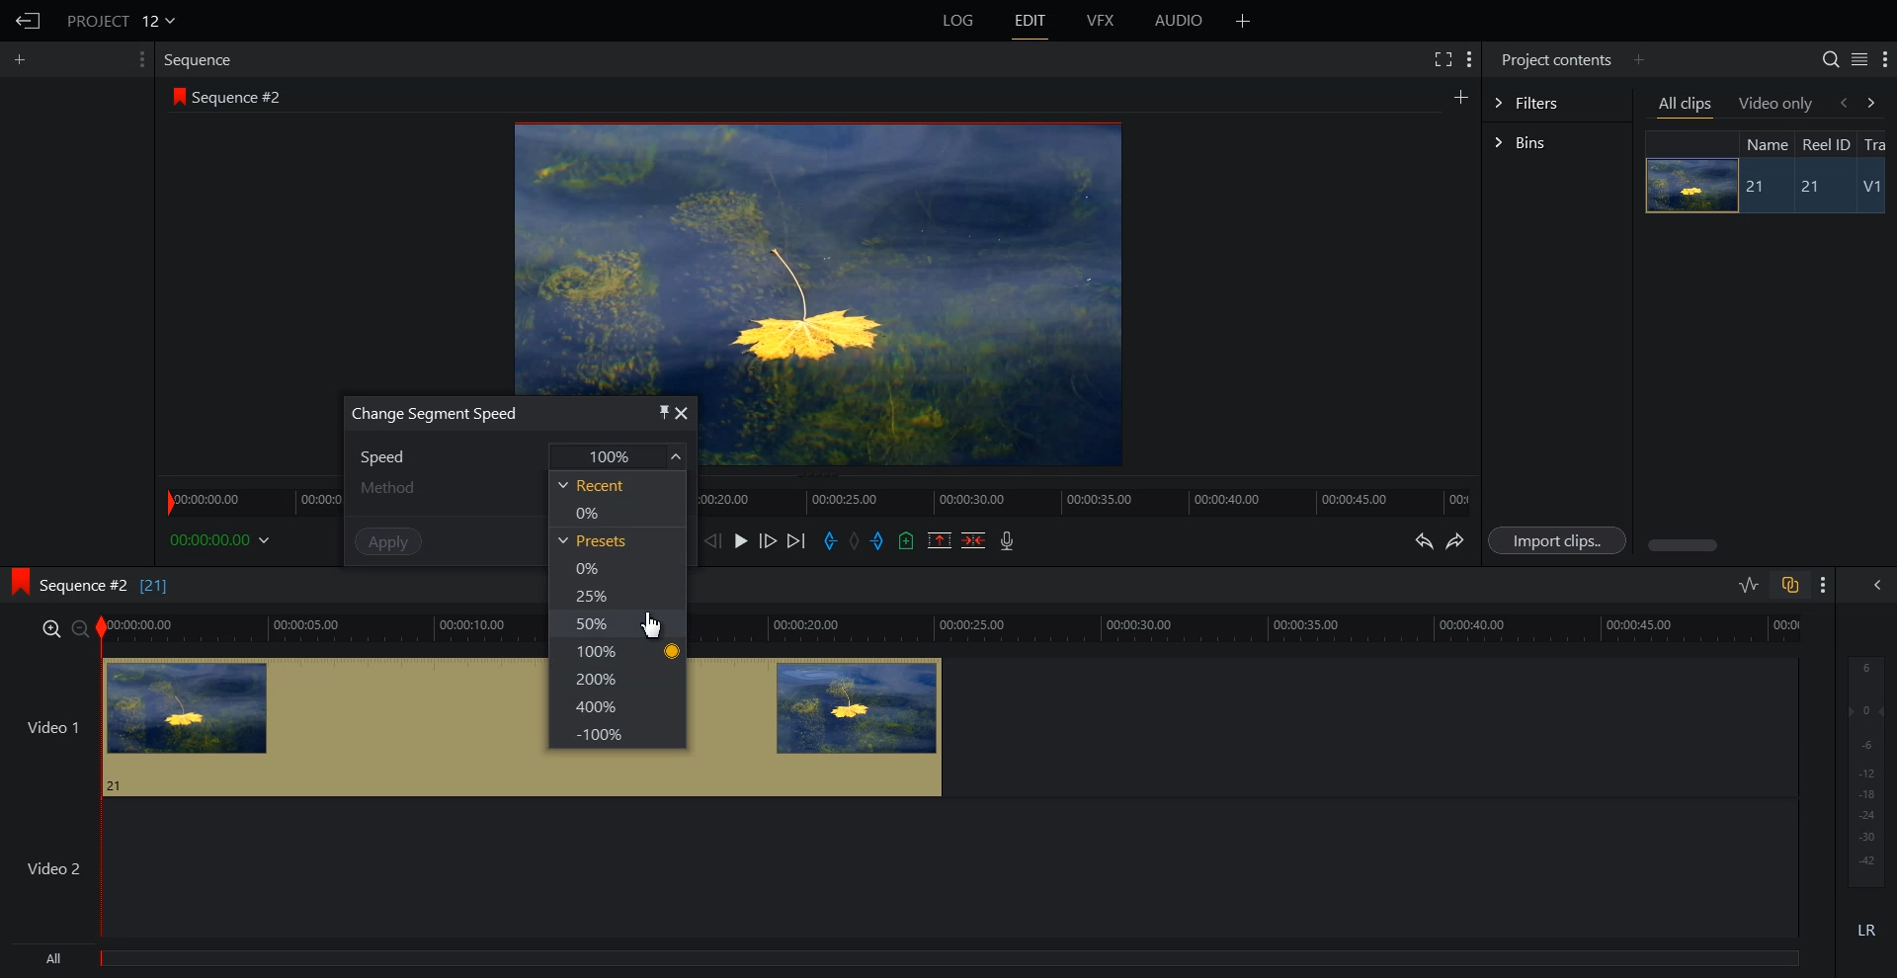 The image size is (1897, 978). What do you see at coordinates (899, 868) in the screenshot?
I see `Video 2` at bounding box center [899, 868].